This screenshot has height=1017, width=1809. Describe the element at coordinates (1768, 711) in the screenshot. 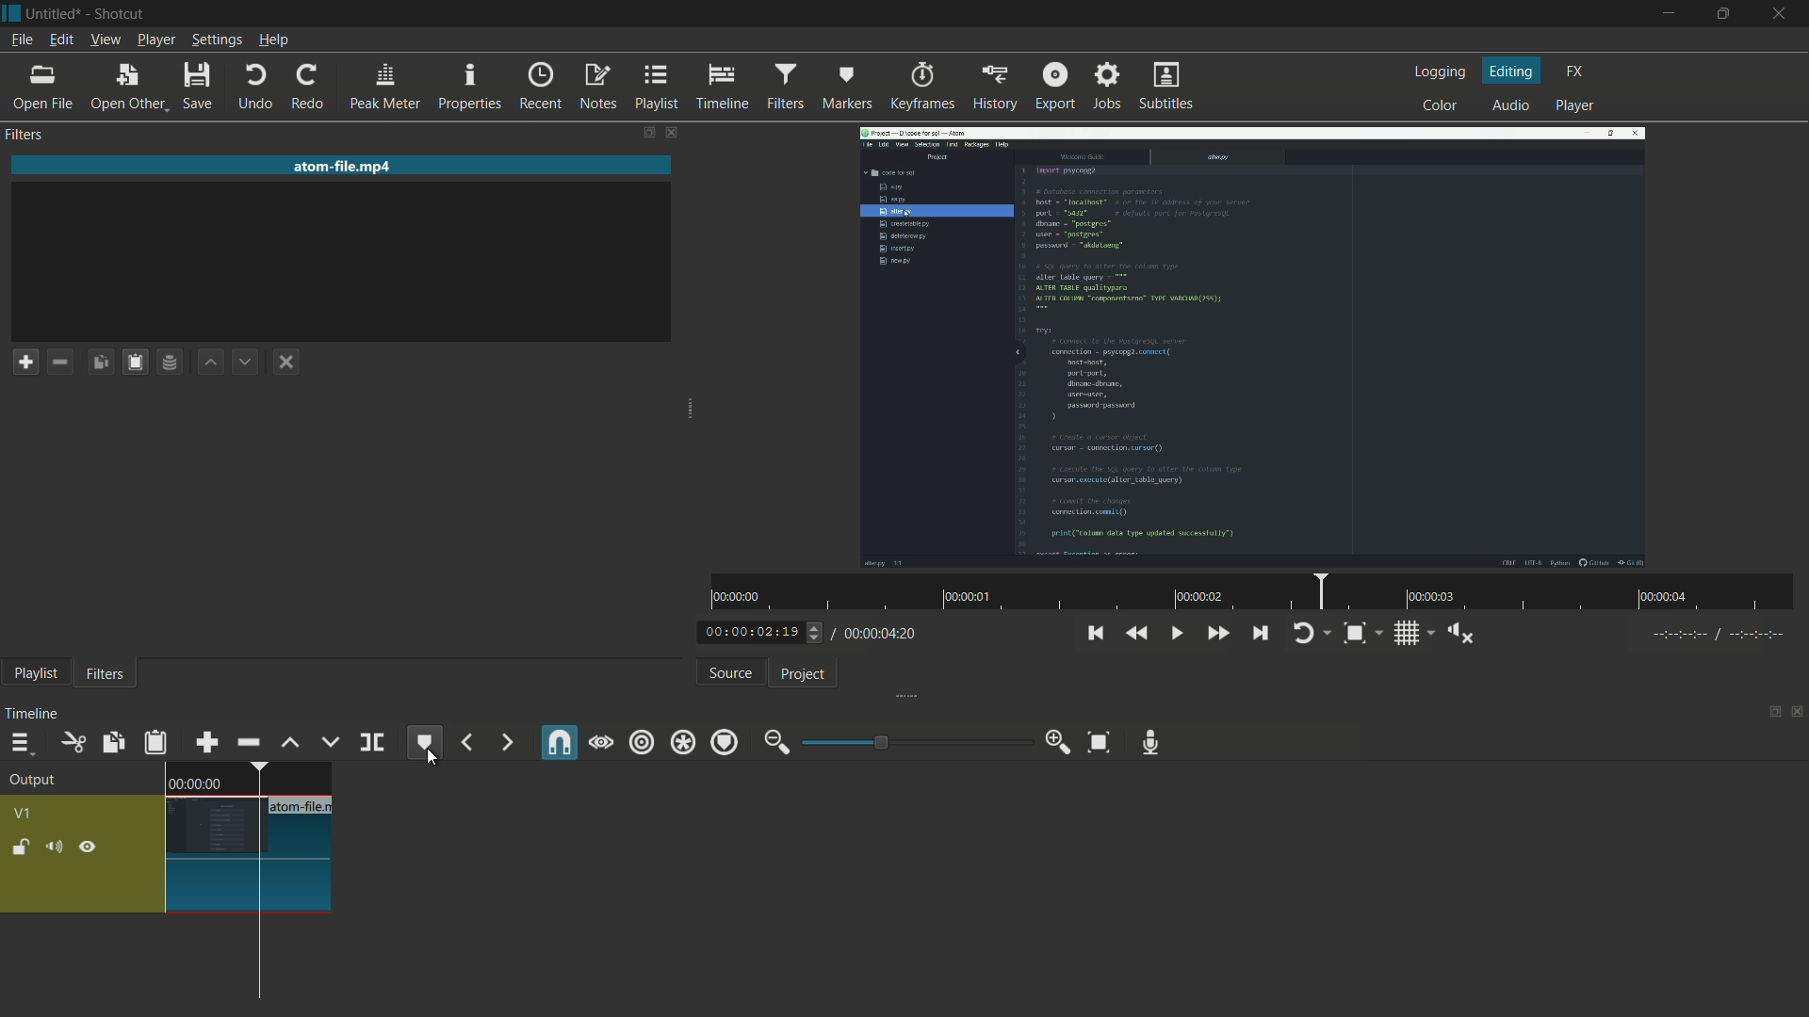

I see `change layout` at that location.